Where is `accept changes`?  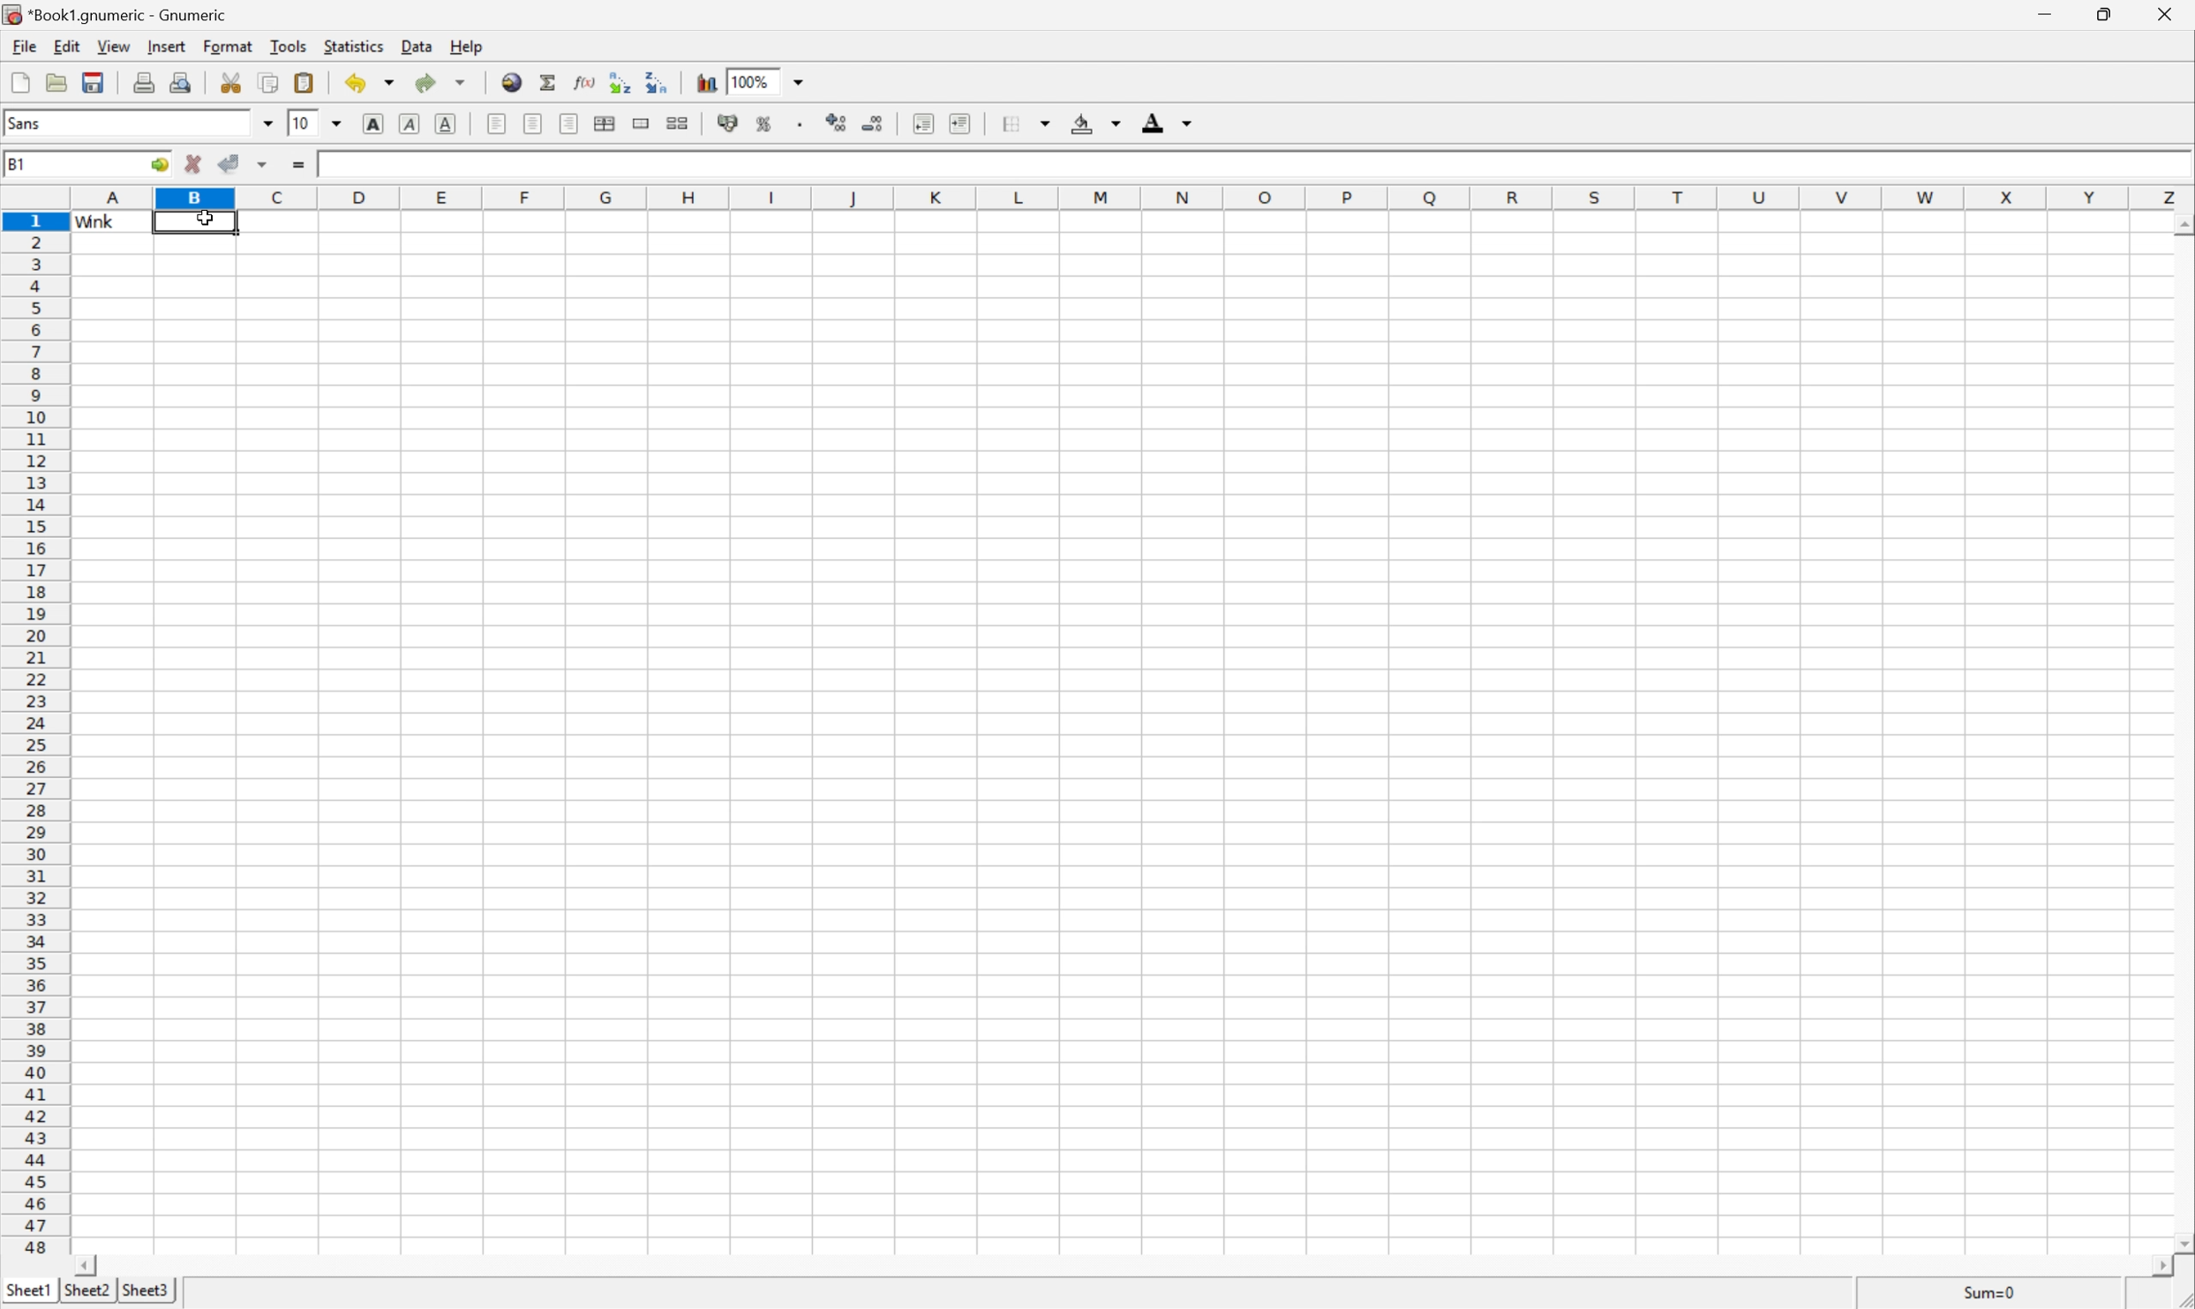
accept changes is located at coordinates (228, 162).